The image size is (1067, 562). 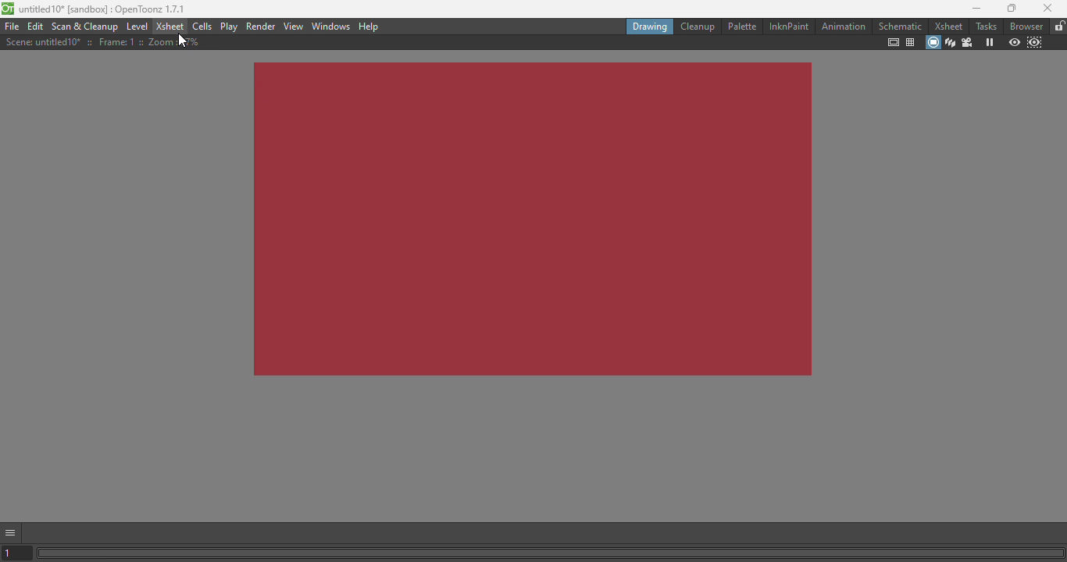 I want to click on Horizontal scroll bar, so click(x=551, y=555).